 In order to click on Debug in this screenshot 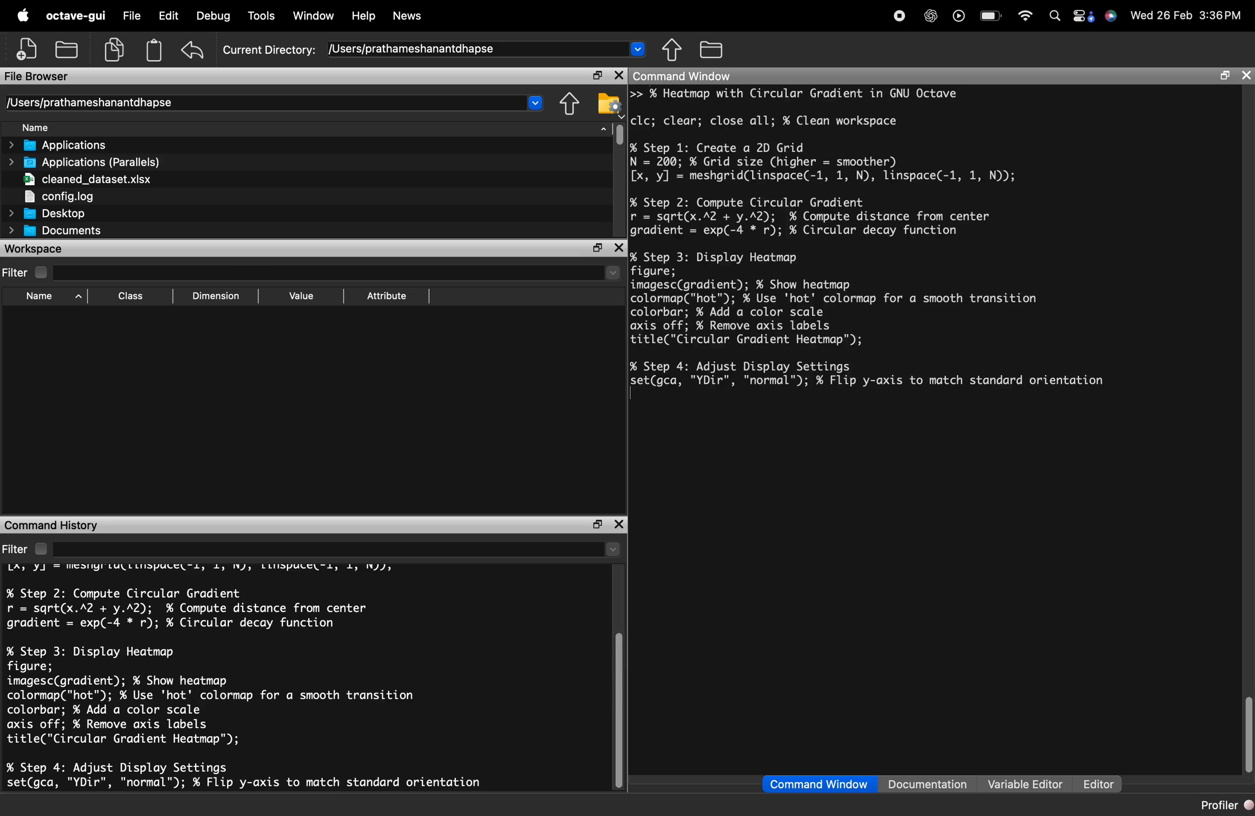, I will do `click(212, 16)`.